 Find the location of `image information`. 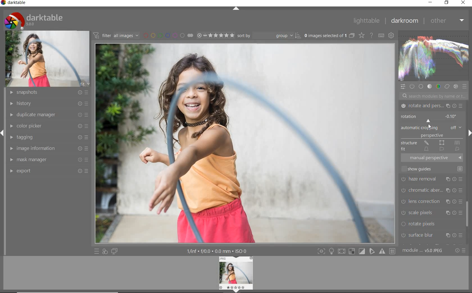

image information is located at coordinates (48, 149).